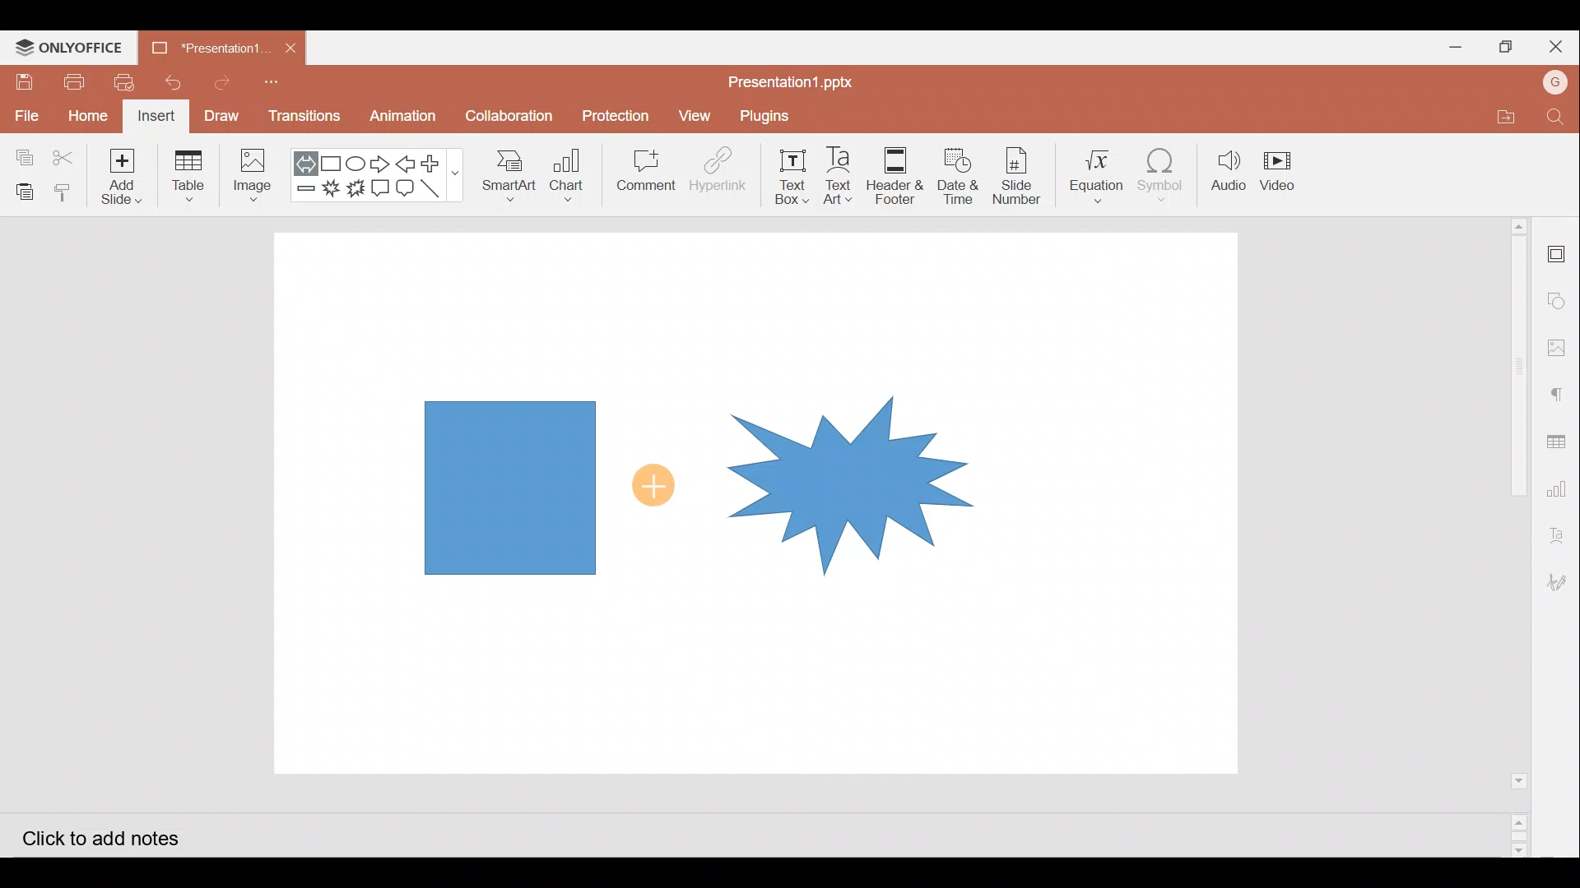 This screenshot has width=1580, height=888. Describe the element at coordinates (835, 465) in the screenshot. I see `Explosion` at that location.